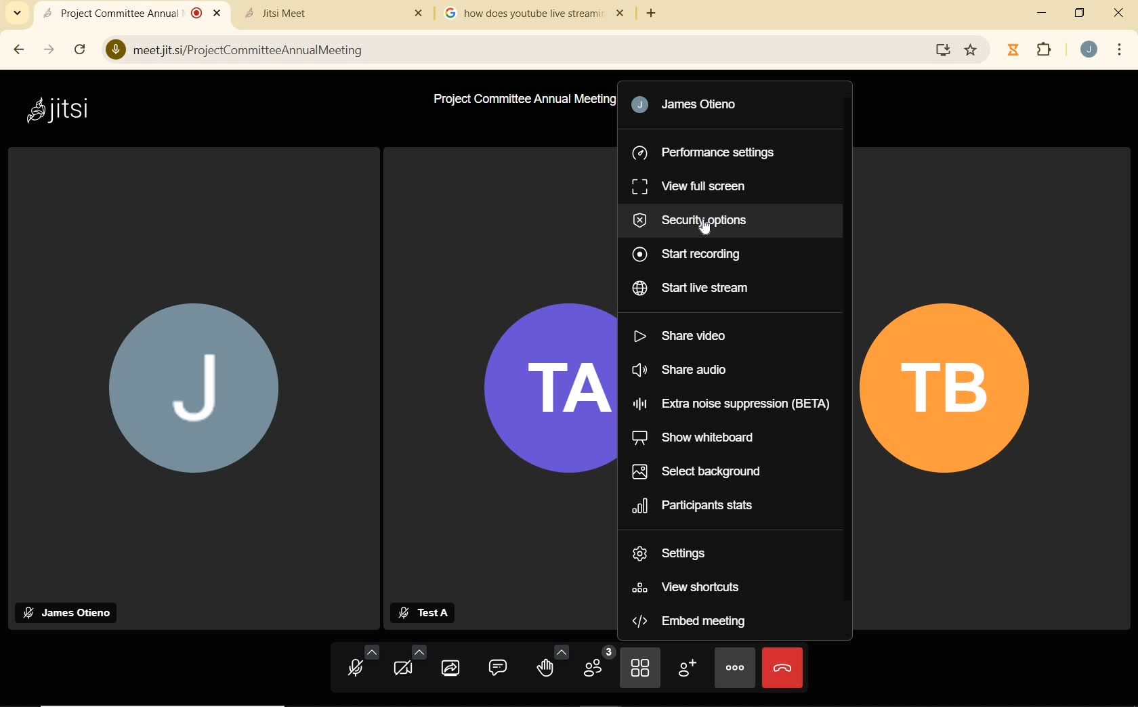 This screenshot has width=1138, height=707. Describe the element at coordinates (942, 50) in the screenshot. I see `screen` at that location.